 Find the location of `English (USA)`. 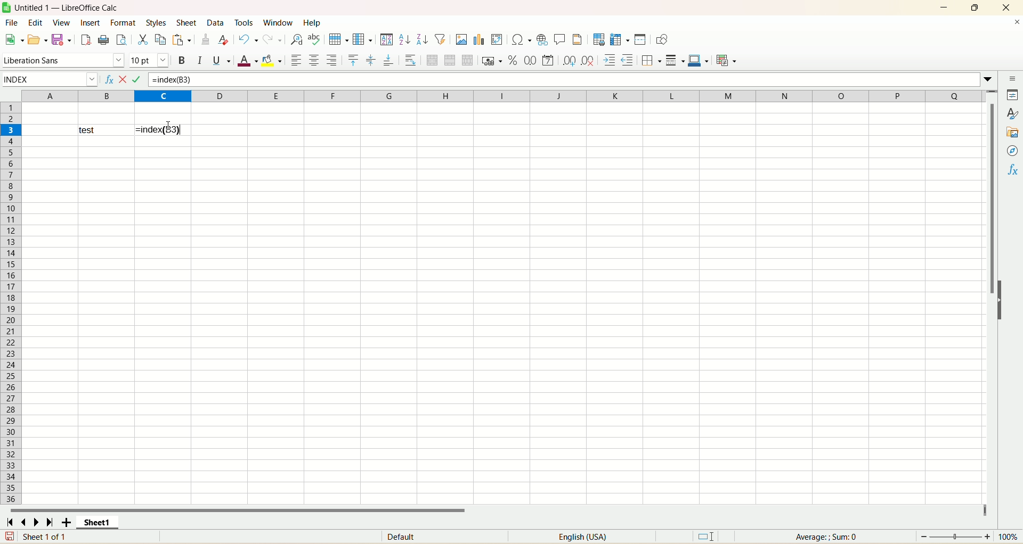

English (USA) is located at coordinates (582, 537).